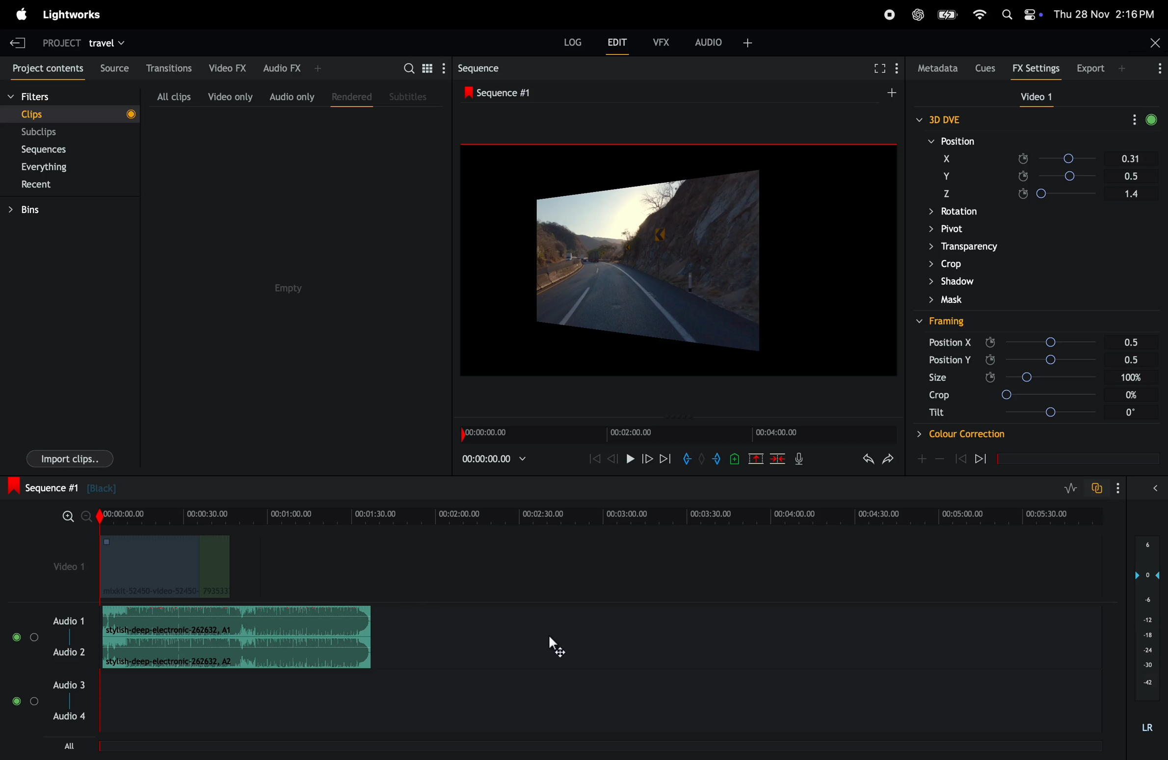  Describe the element at coordinates (1132, 413) in the screenshot. I see `` at that location.